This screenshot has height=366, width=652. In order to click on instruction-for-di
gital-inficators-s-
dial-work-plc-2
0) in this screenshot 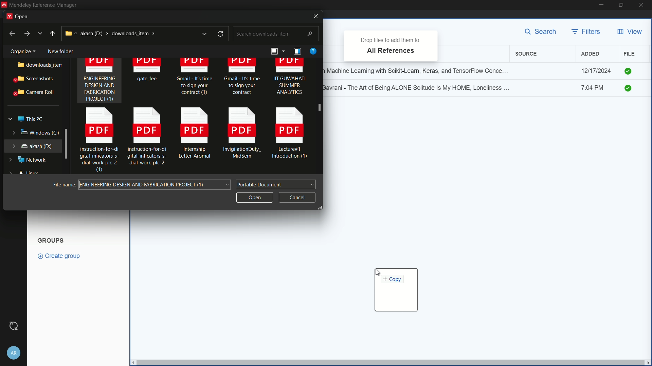, I will do `click(96, 141)`.